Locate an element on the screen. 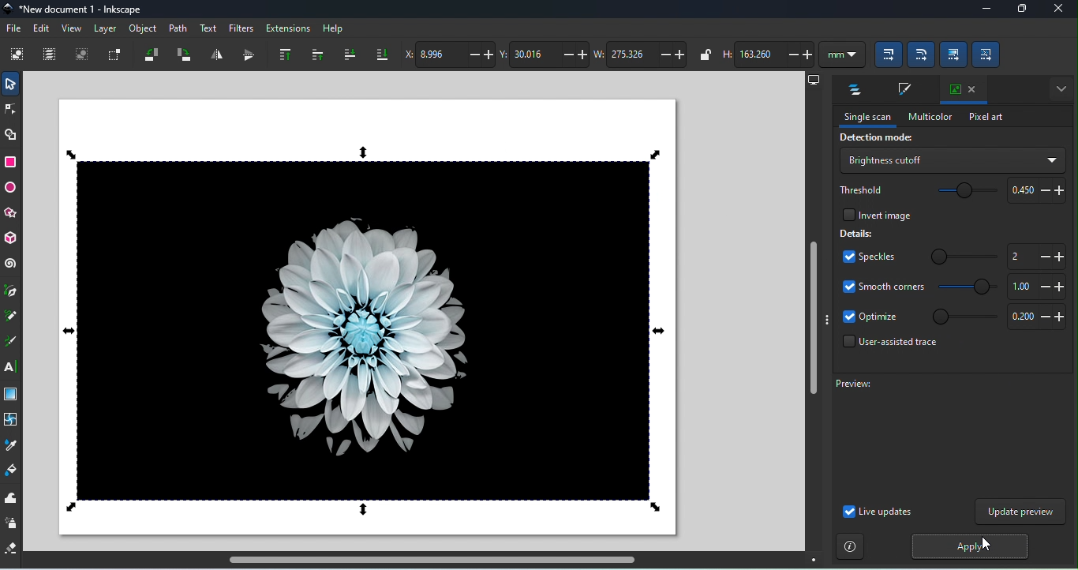 This screenshot has height=570, width=1078. Object is located at coordinates (143, 30).